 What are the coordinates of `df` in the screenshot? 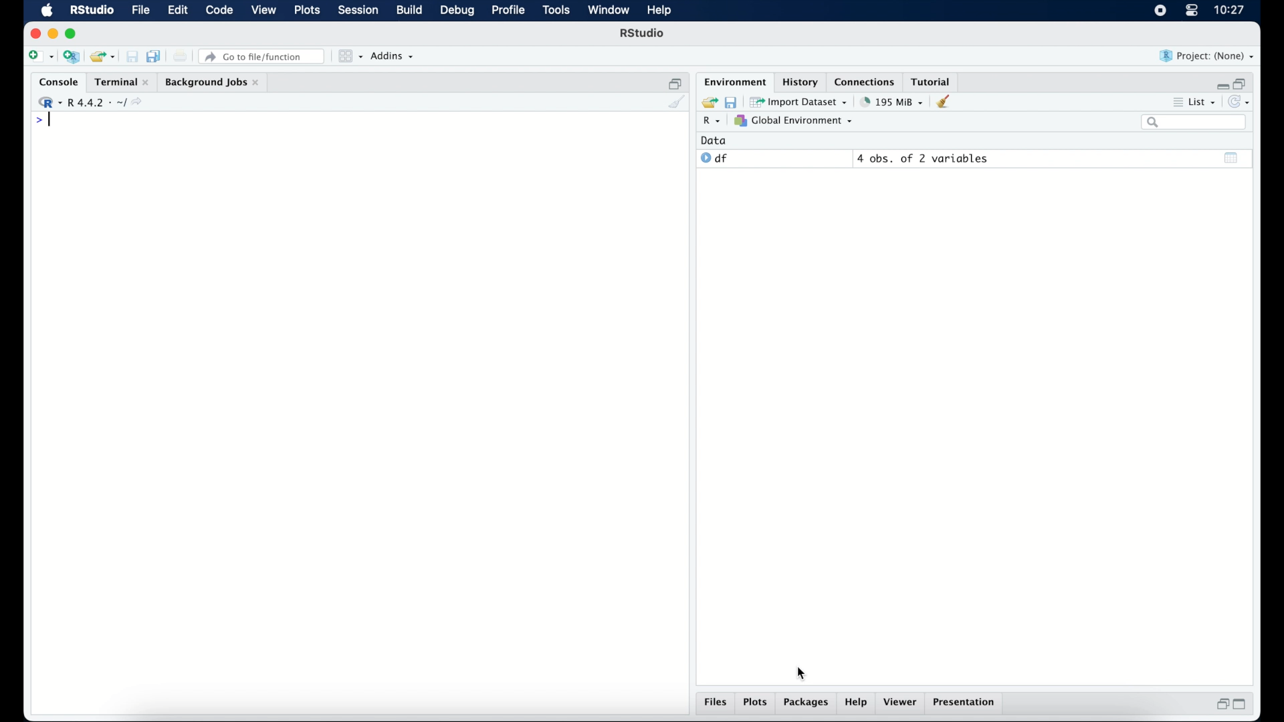 It's located at (714, 158).